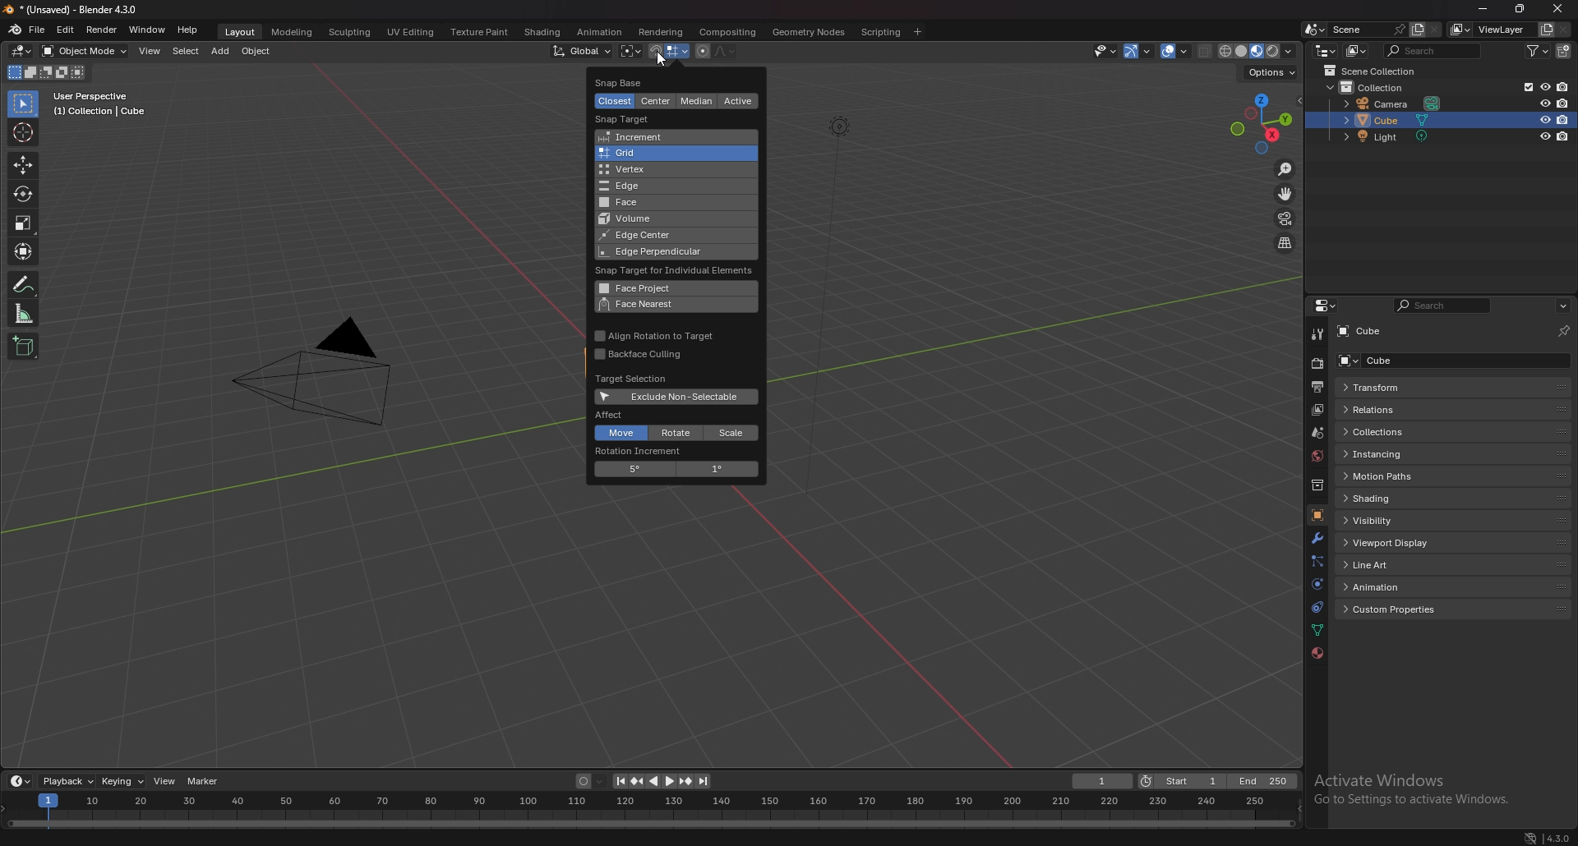 The width and height of the screenshot is (1578, 846). I want to click on collection, so click(1317, 485).